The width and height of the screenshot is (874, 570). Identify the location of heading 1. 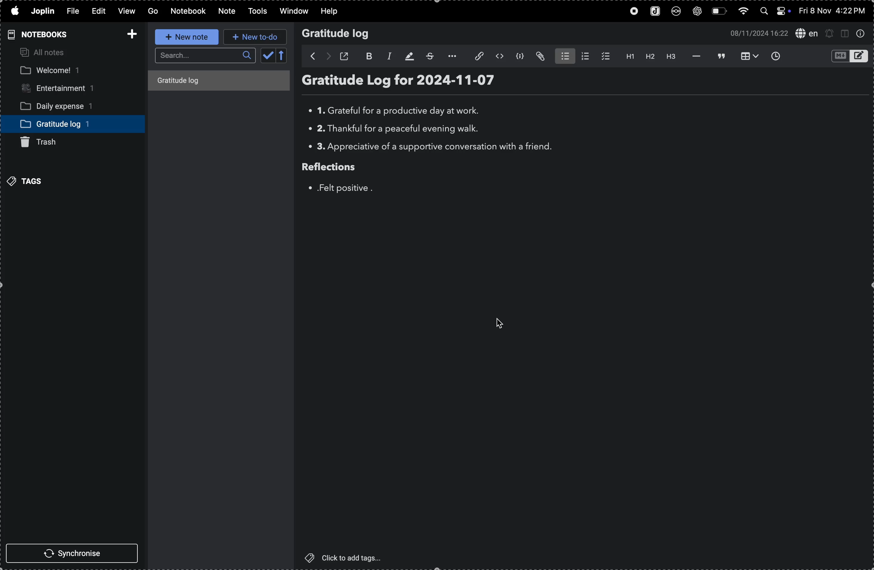
(628, 56).